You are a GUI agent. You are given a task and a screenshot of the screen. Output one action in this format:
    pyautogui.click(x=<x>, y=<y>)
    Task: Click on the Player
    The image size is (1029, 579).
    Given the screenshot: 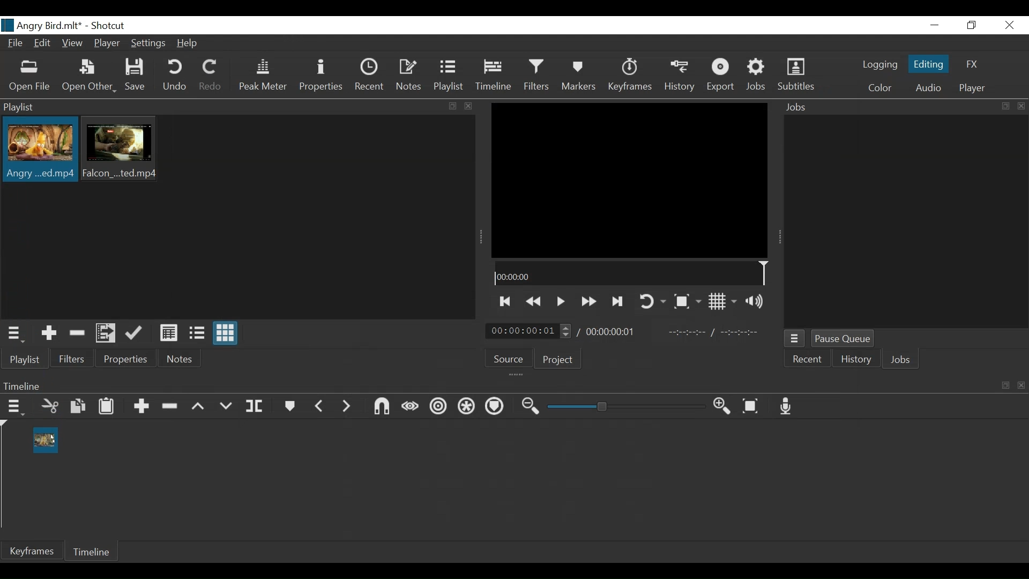 What is the action you would take?
    pyautogui.click(x=107, y=43)
    